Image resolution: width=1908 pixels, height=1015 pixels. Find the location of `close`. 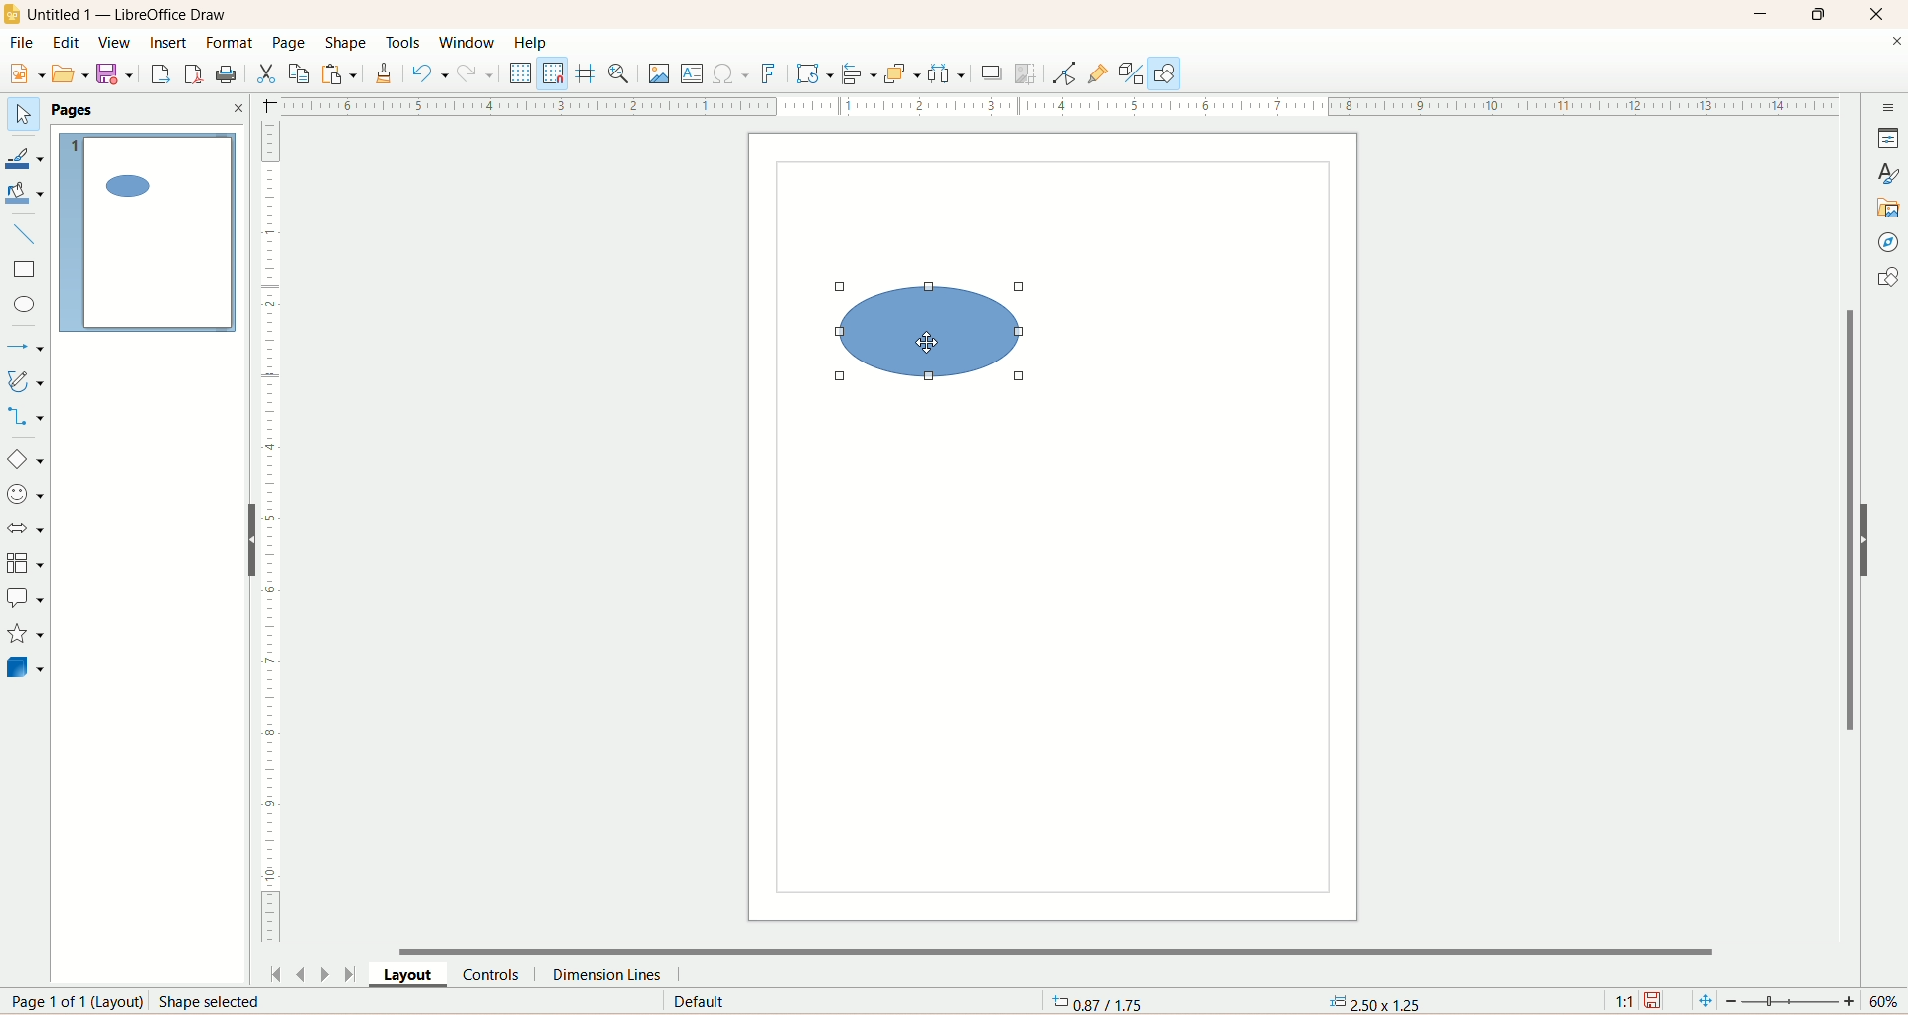

close is located at coordinates (238, 110).